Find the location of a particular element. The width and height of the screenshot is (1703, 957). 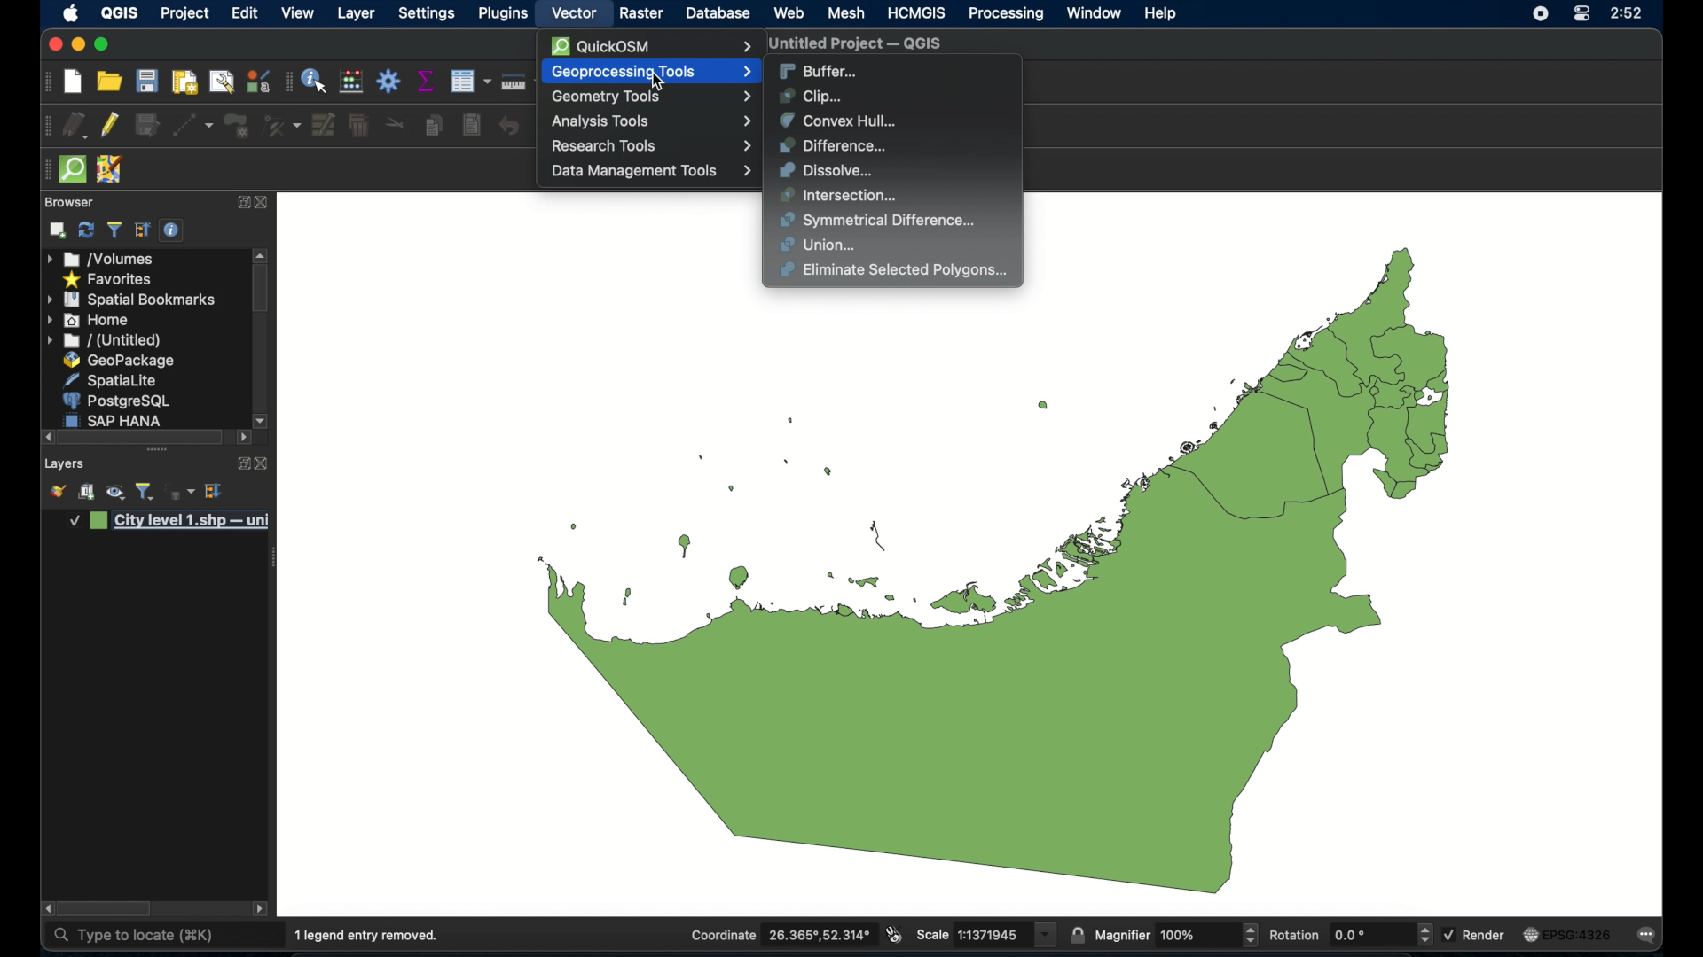

HCMGIS is located at coordinates (917, 12).